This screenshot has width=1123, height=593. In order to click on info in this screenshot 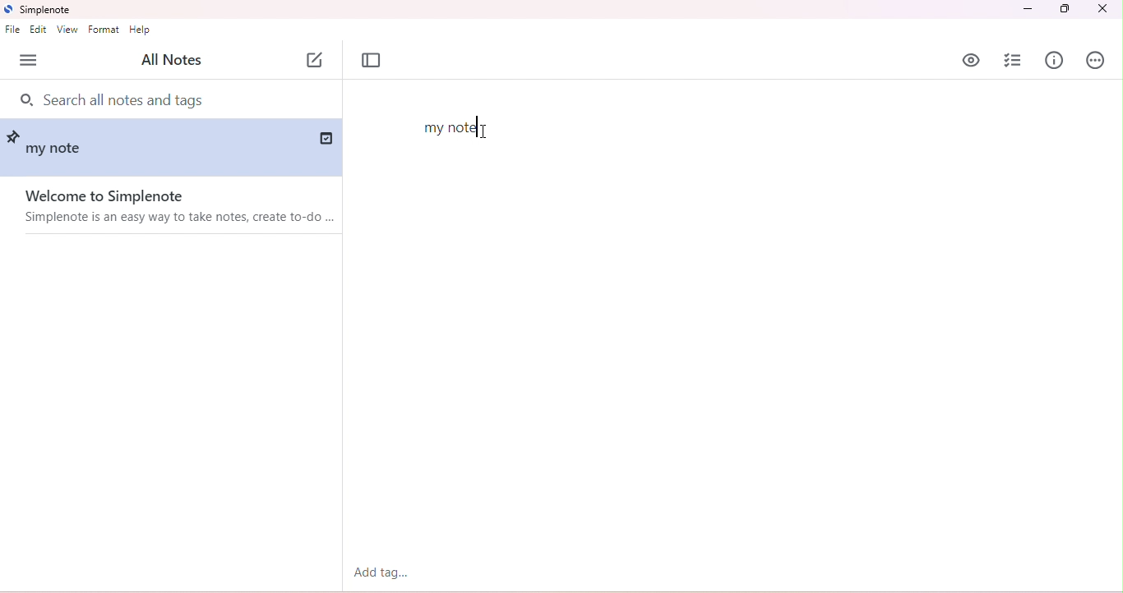, I will do `click(1055, 59)`.